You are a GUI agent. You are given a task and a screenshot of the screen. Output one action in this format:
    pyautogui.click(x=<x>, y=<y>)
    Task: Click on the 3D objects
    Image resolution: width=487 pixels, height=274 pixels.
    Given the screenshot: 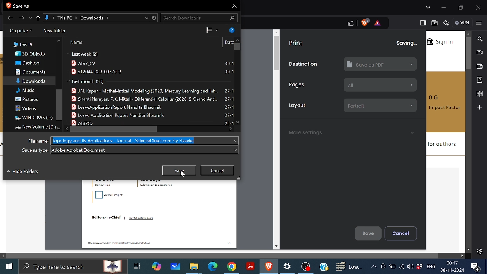 What is the action you would take?
    pyautogui.click(x=31, y=54)
    